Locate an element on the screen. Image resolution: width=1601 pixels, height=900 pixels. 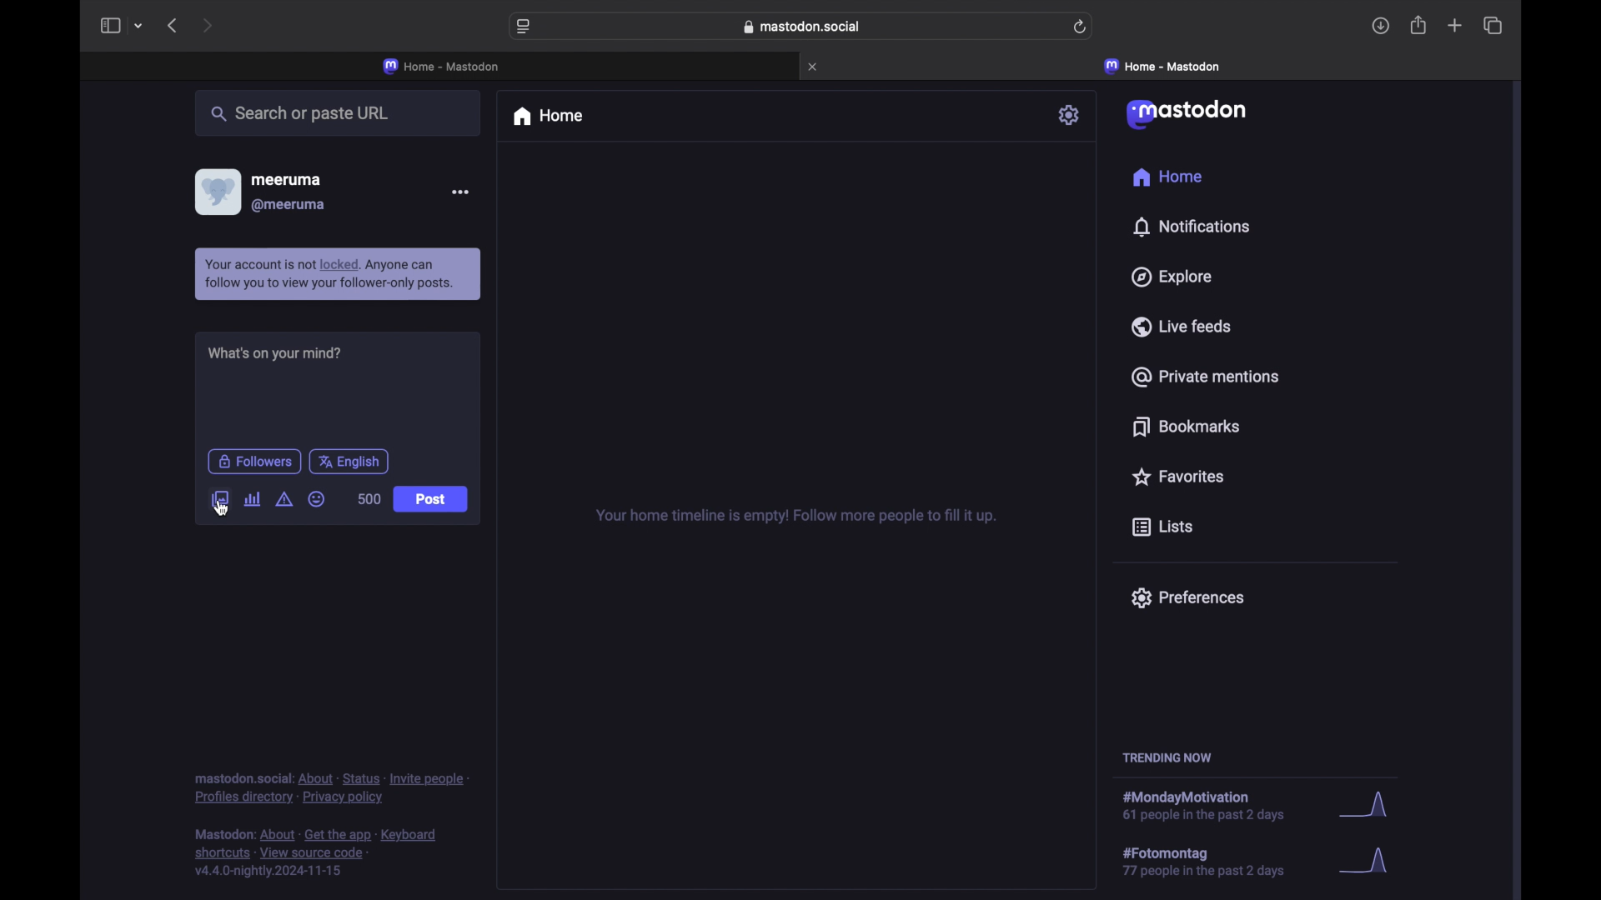
previous is located at coordinates (173, 27).